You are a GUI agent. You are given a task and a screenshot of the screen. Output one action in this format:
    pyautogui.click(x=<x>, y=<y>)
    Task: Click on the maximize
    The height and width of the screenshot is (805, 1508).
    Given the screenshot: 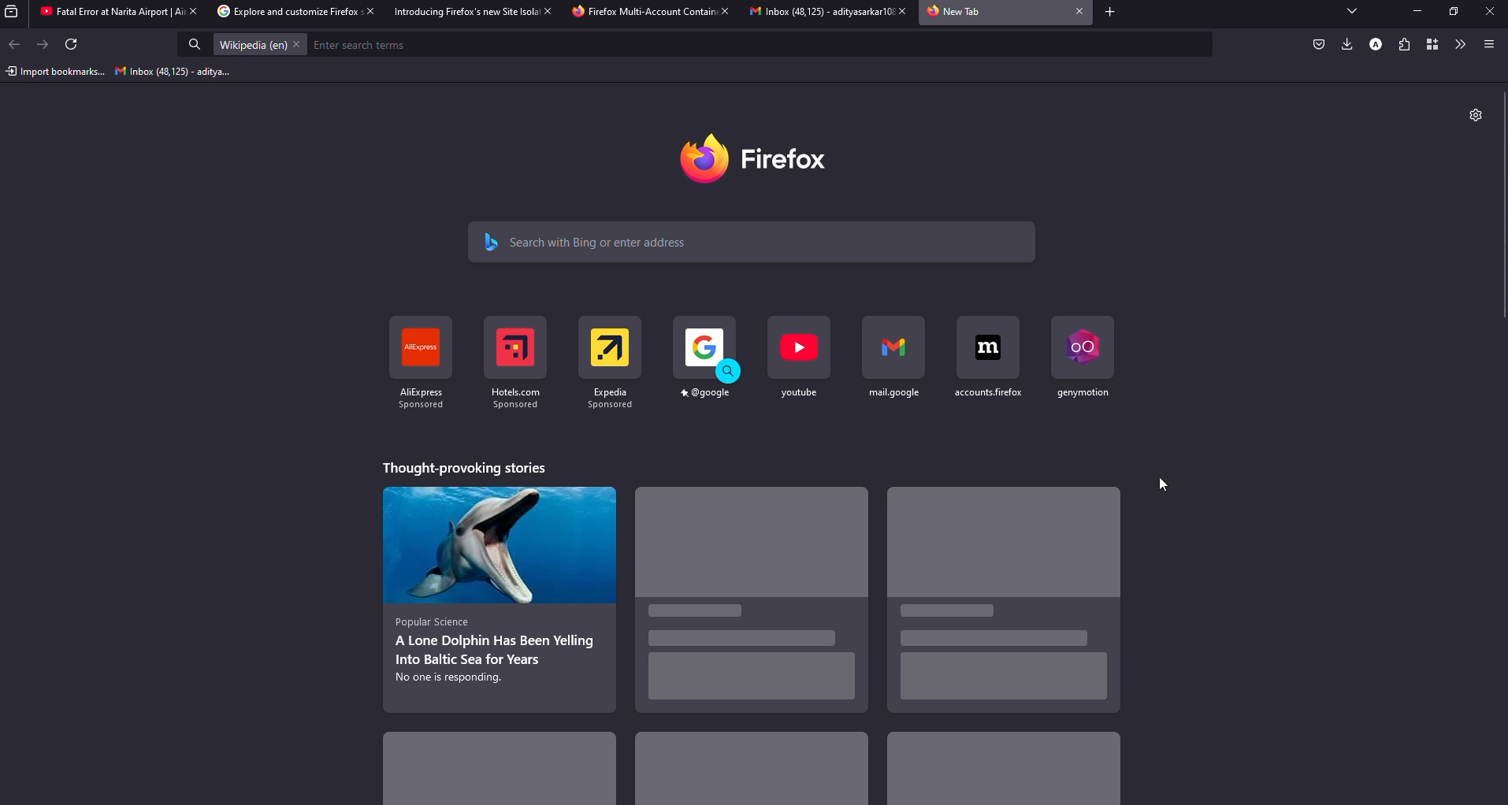 What is the action you would take?
    pyautogui.click(x=1454, y=12)
    